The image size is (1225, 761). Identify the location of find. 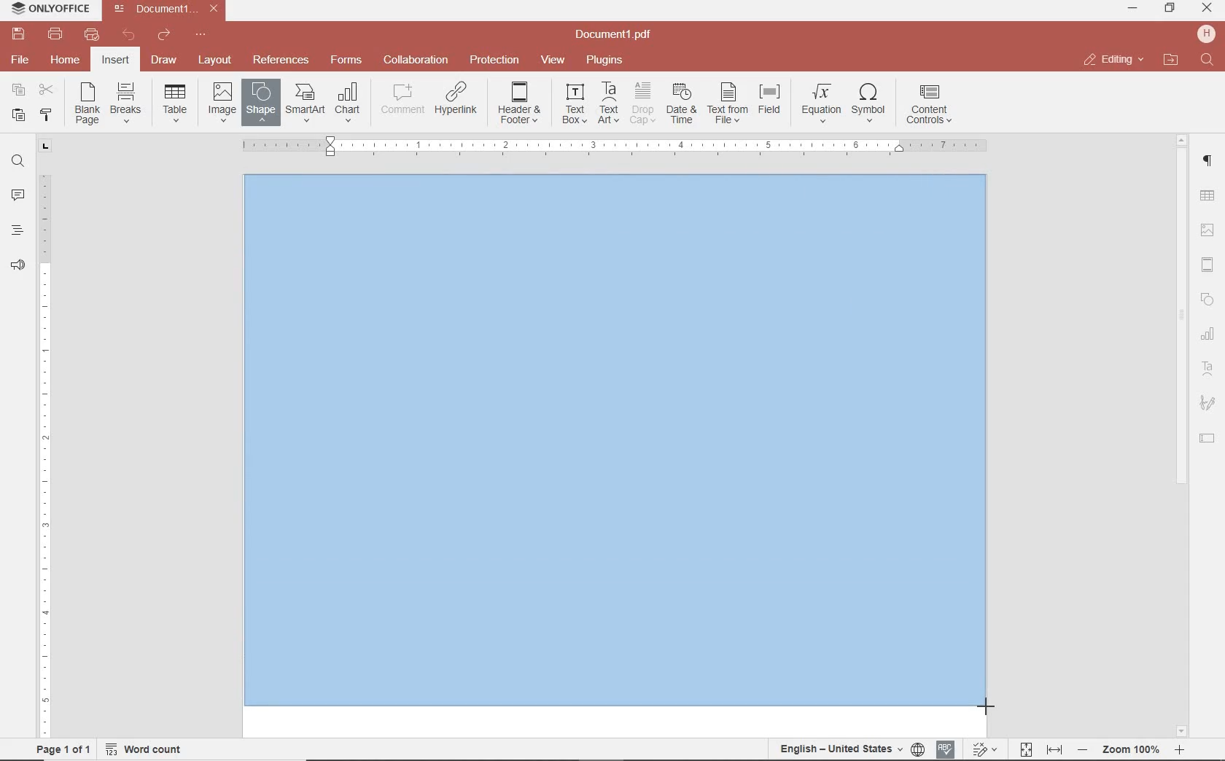
(17, 160).